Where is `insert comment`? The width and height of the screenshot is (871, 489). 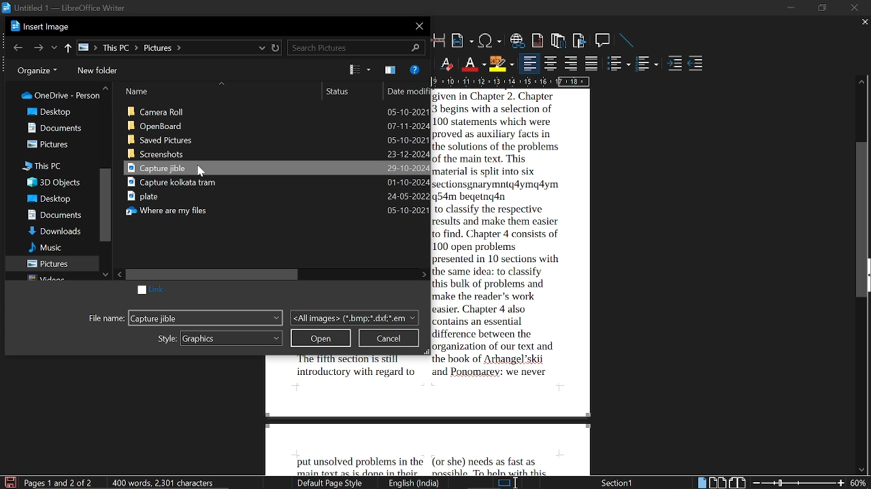 insert comment is located at coordinates (604, 40).